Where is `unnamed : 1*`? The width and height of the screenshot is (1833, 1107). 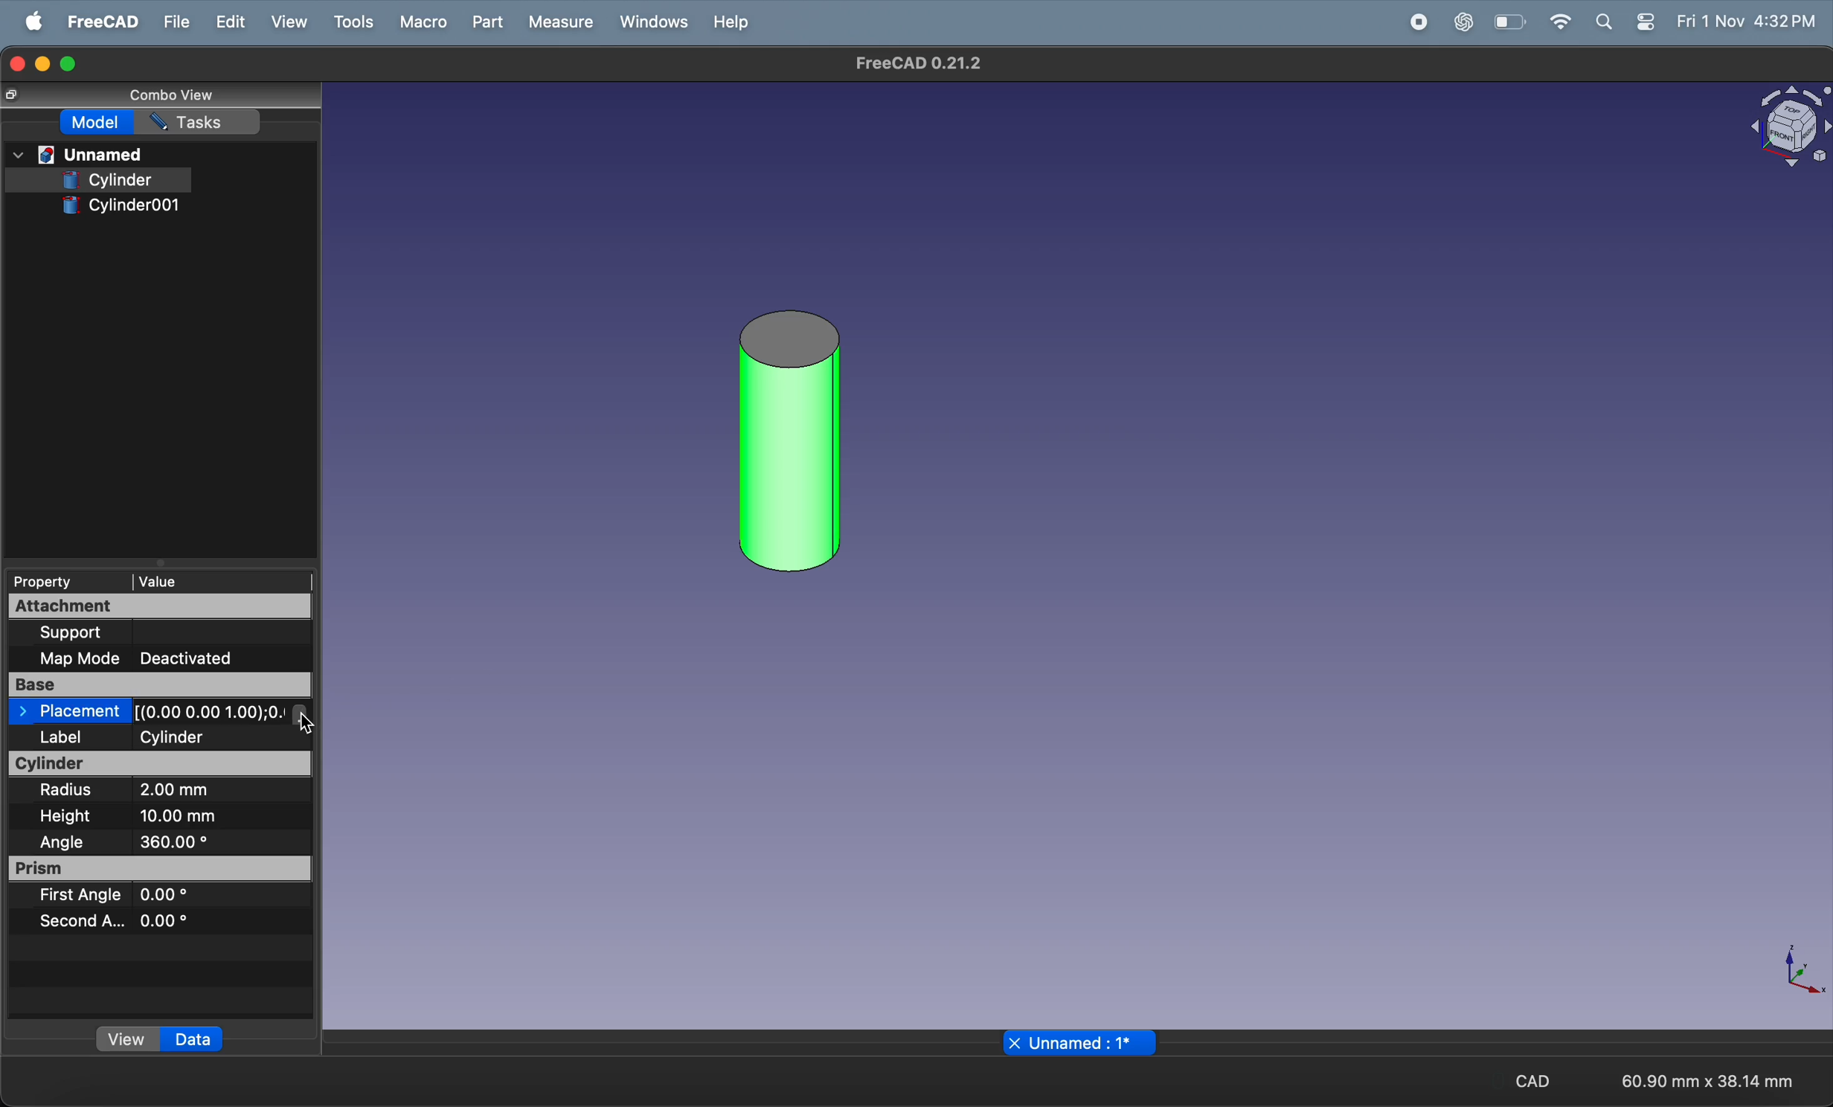 unnamed : 1* is located at coordinates (1091, 1043).